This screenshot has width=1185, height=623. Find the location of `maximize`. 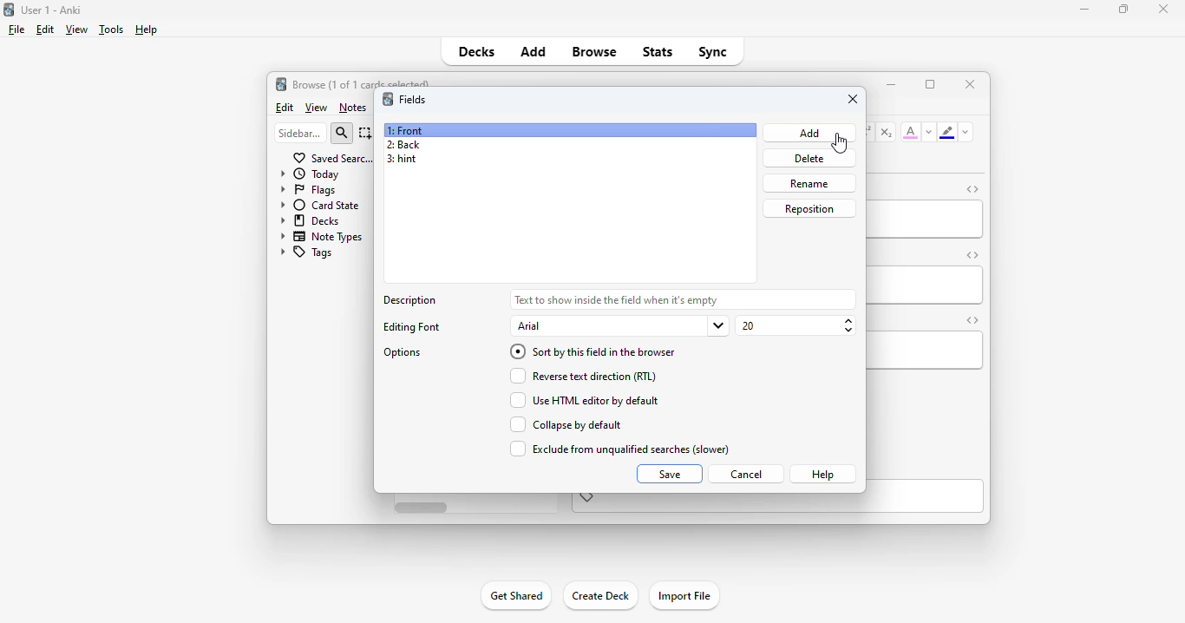

maximize is located at coordinates (1123, 8).